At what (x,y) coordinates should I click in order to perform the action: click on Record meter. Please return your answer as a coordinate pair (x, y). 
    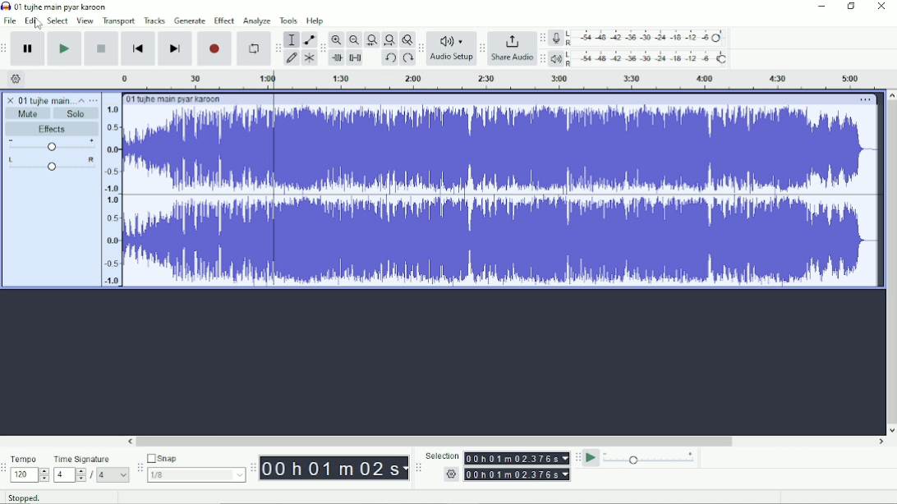
    Looking at the image, I should click on (640, 39).